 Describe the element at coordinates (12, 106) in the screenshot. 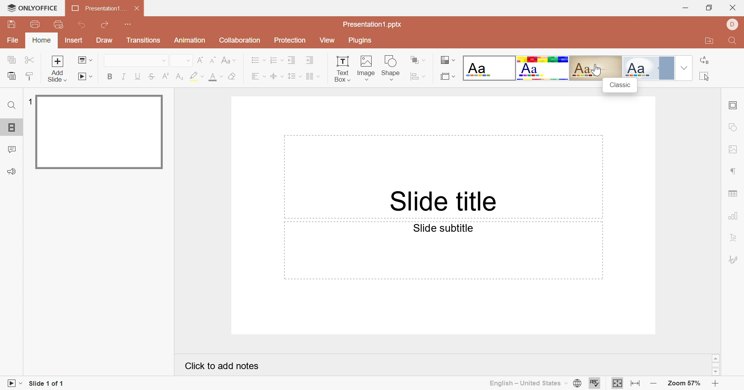

I see `Find` at that location.